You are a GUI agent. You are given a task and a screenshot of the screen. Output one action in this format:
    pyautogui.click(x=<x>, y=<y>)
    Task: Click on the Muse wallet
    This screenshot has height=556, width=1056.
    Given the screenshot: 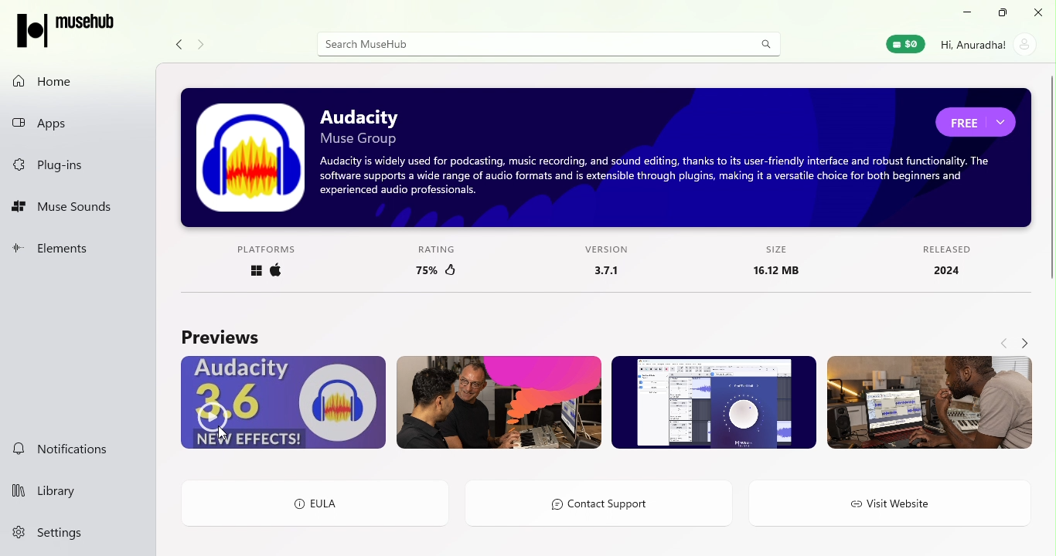 What is the action you would take?
    pyautogui.click(x=903, y=45)
    